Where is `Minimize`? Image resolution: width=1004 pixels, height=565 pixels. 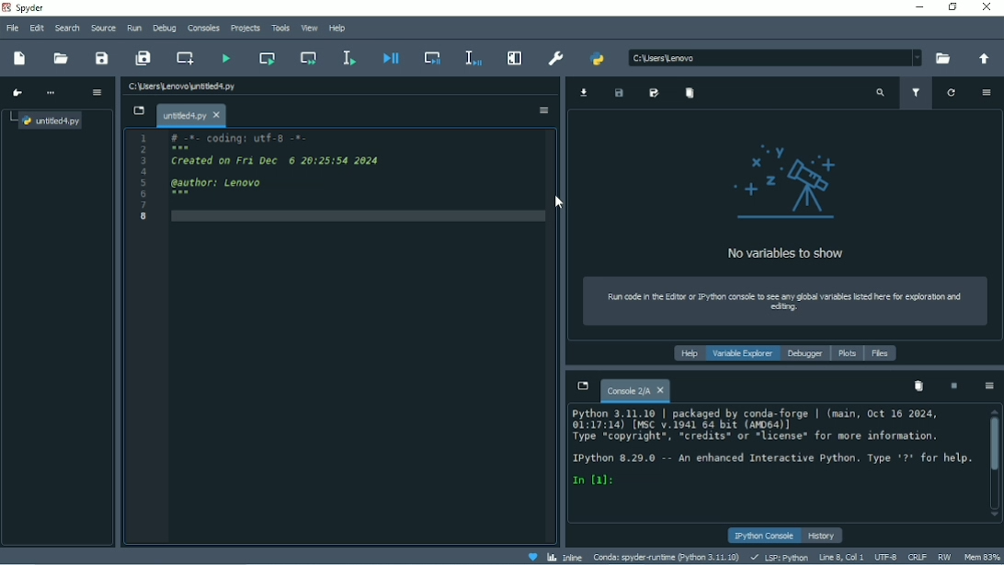
Minimize is located at coordinates (918, 7).